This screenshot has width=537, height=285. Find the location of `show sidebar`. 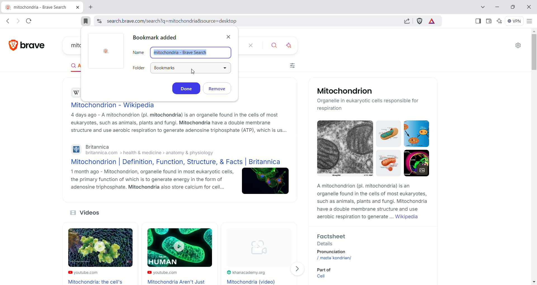

show sidebar is located at coordinates (478, 21).